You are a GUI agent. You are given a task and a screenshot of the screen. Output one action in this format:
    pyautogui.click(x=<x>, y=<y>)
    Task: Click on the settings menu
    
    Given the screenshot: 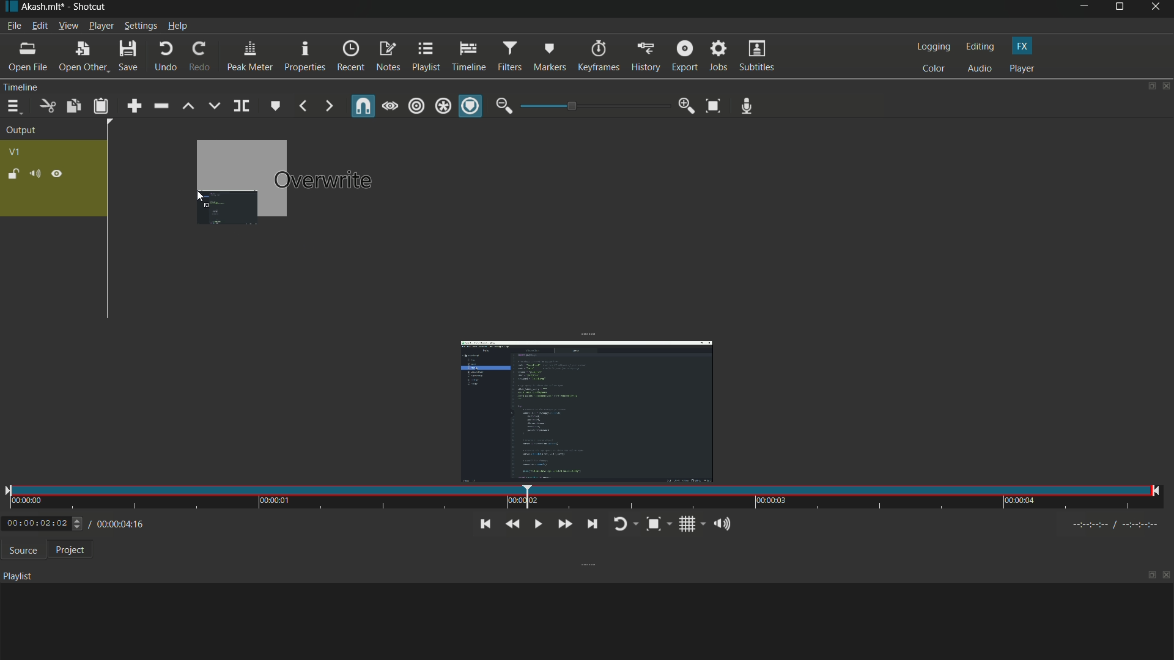 What is the action you would take?
    pyautogui.click(x=140, y=26)
    